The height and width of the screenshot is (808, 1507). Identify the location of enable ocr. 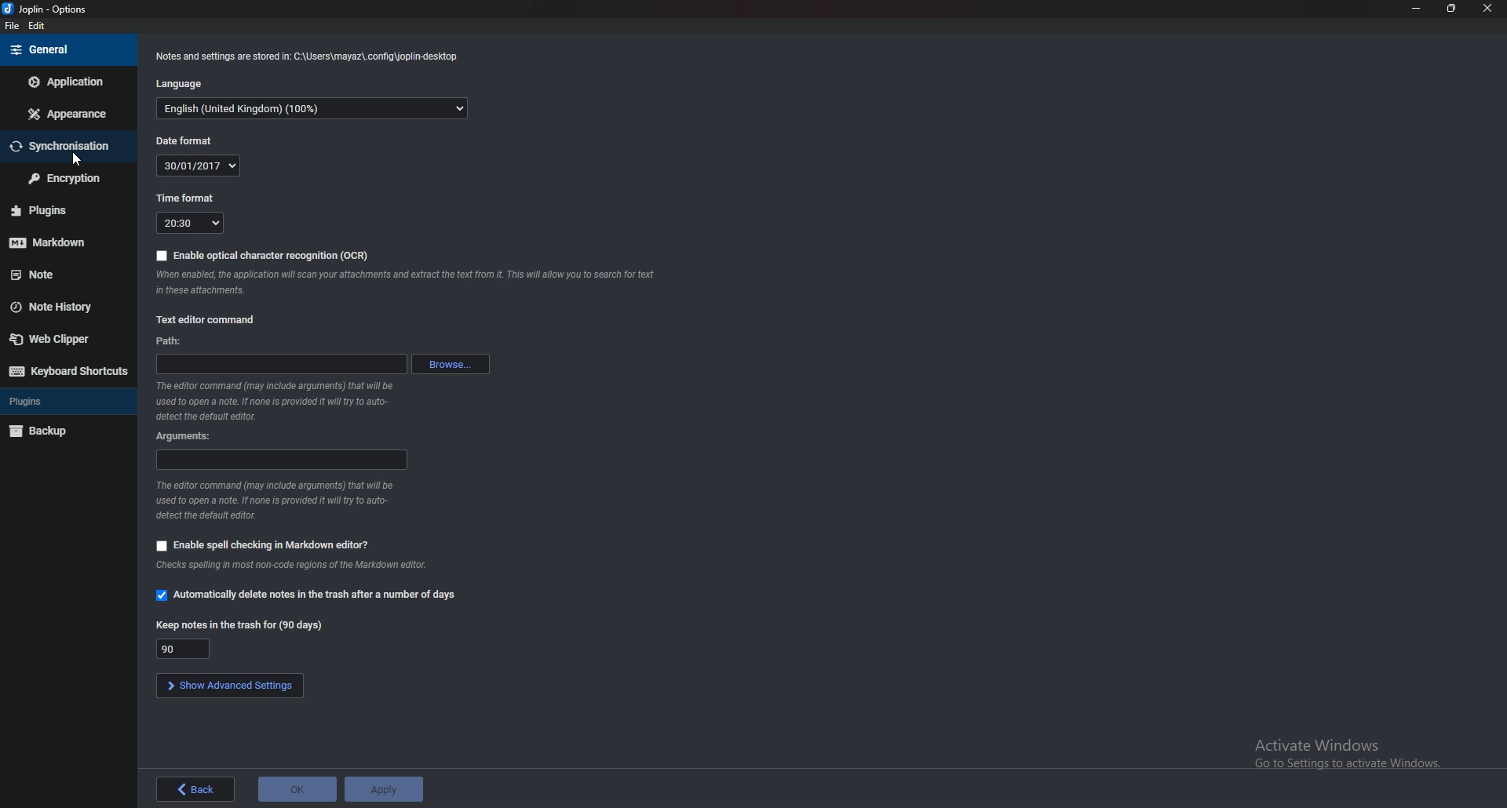
(262, 256).